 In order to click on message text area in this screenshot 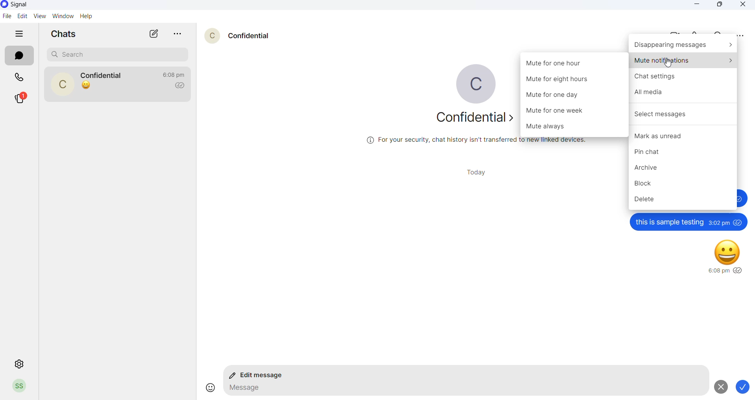, I will do `click(463, 390)`.